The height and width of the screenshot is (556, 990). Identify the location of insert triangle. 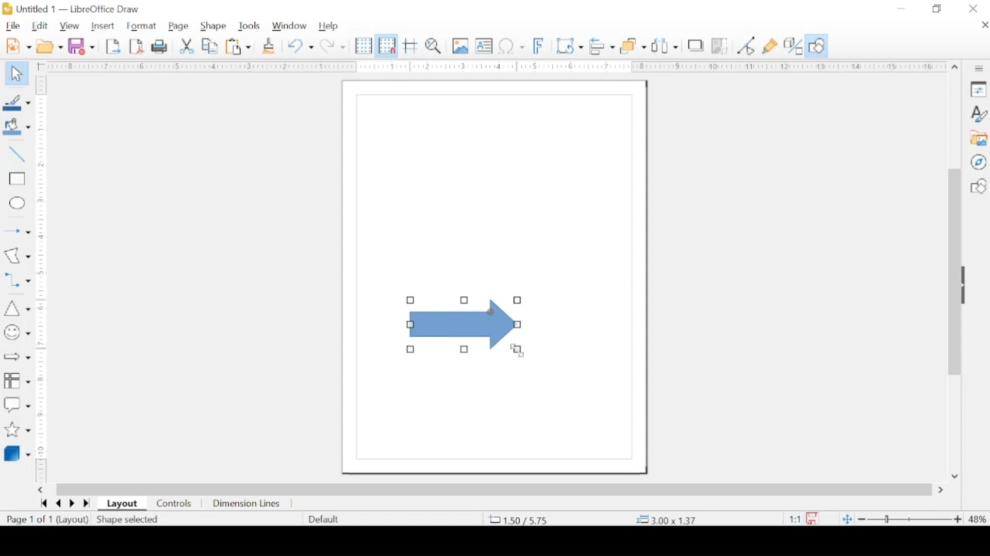
(16, 308).